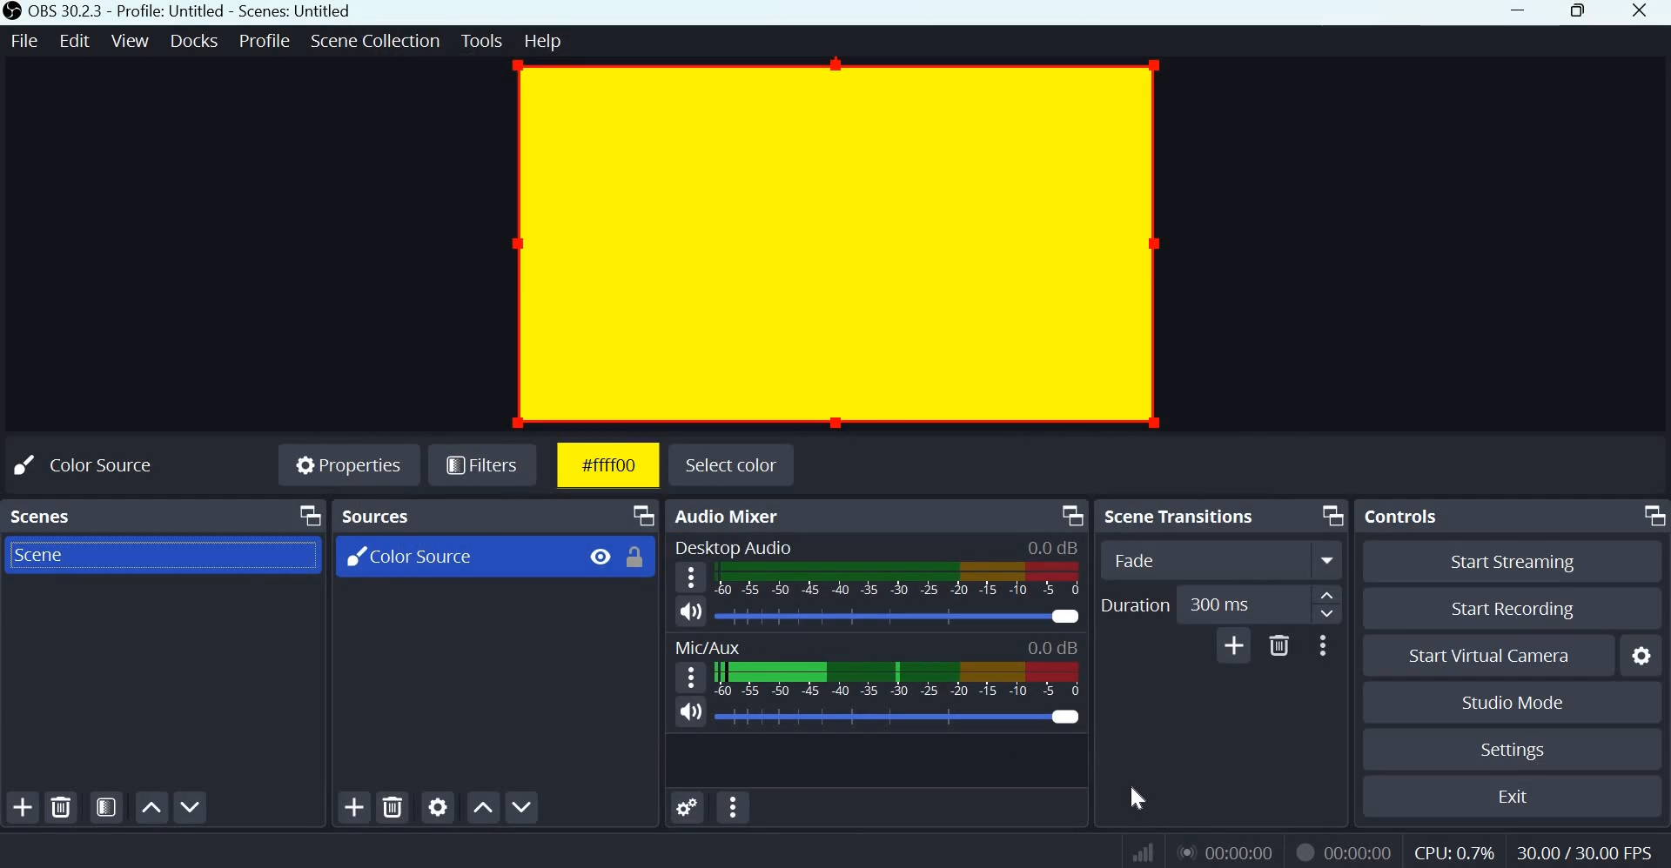 This screenshot has height=868, width=1671. I want to click on Move scene up, so click(151, 807).